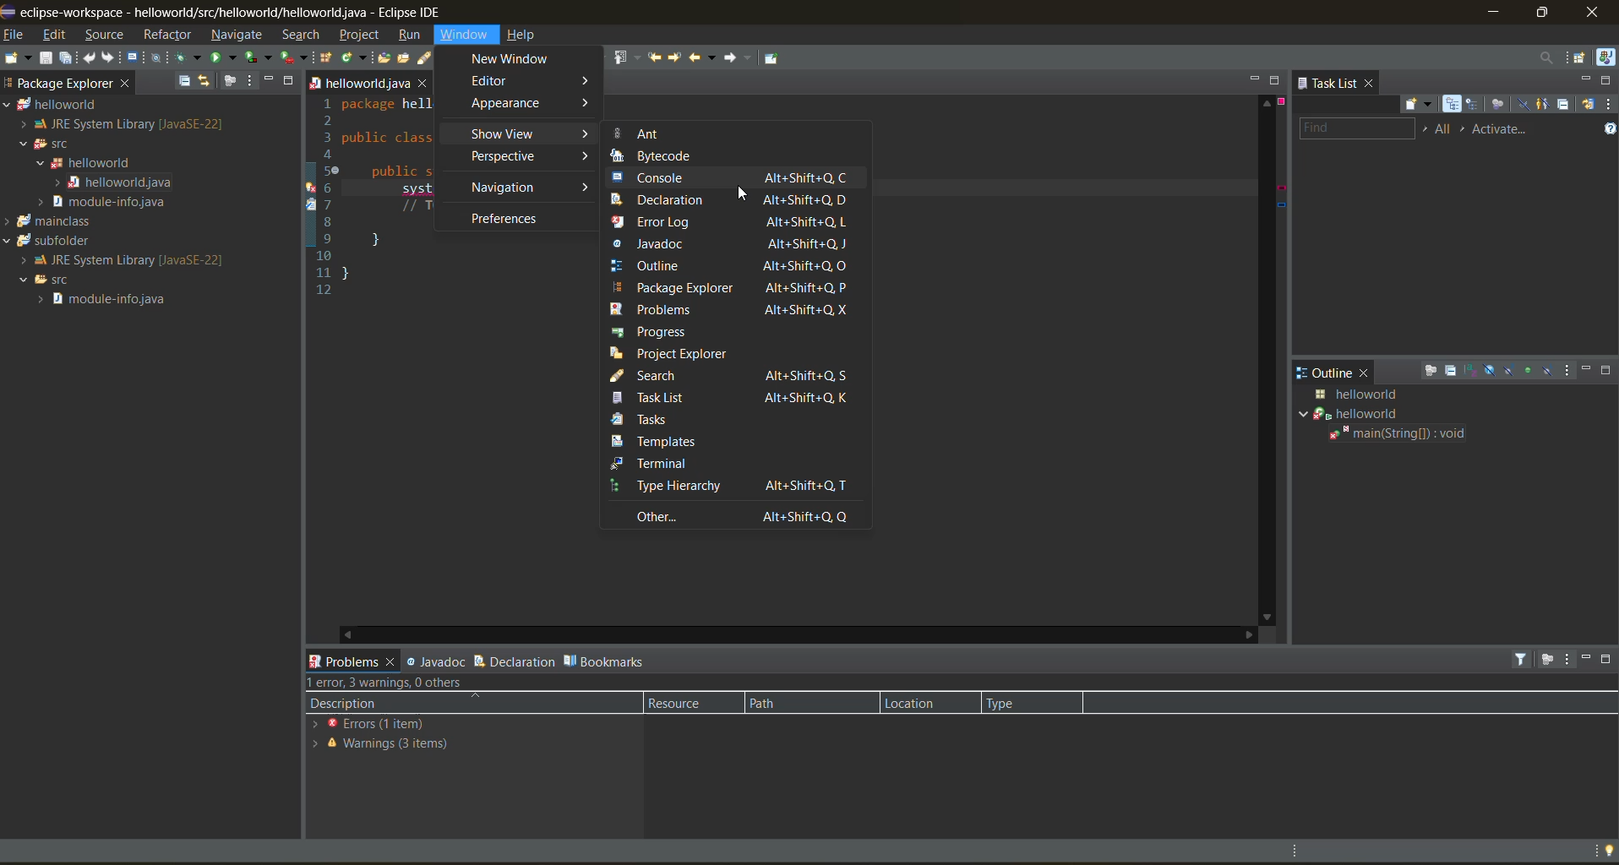  What do you see at coordinates (385, 58) in the screenshot?
I see `open type` at bounding box center [385, 58].